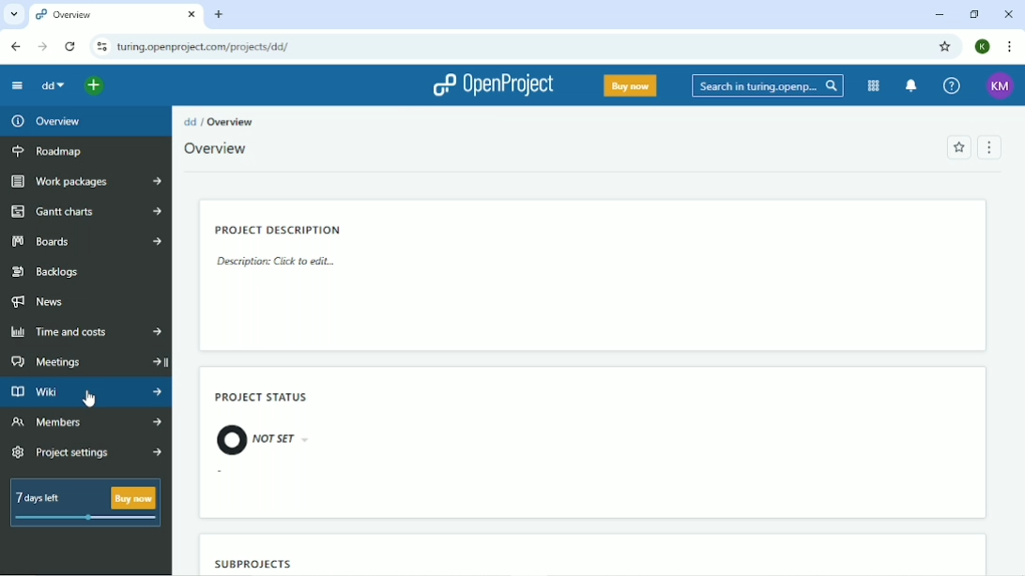  What do you see at coordinates (95, 87) in the screenshot?
I see `Open quick add menu` at bounding box center [95, 87].